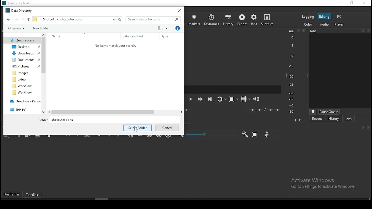 This screenshot has width=372, height=209. I want to click on forward, so click(19, 19).